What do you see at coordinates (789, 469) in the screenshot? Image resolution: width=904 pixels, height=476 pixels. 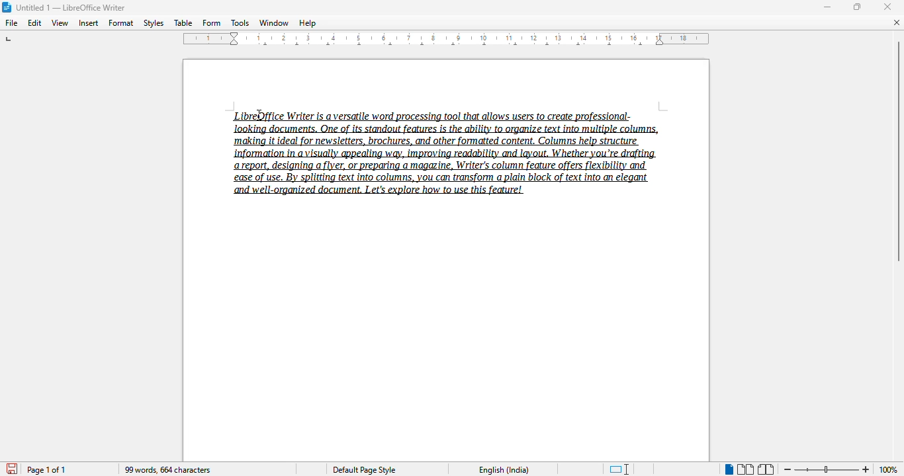 I see `zoom out` at bounding box center [789, 469].